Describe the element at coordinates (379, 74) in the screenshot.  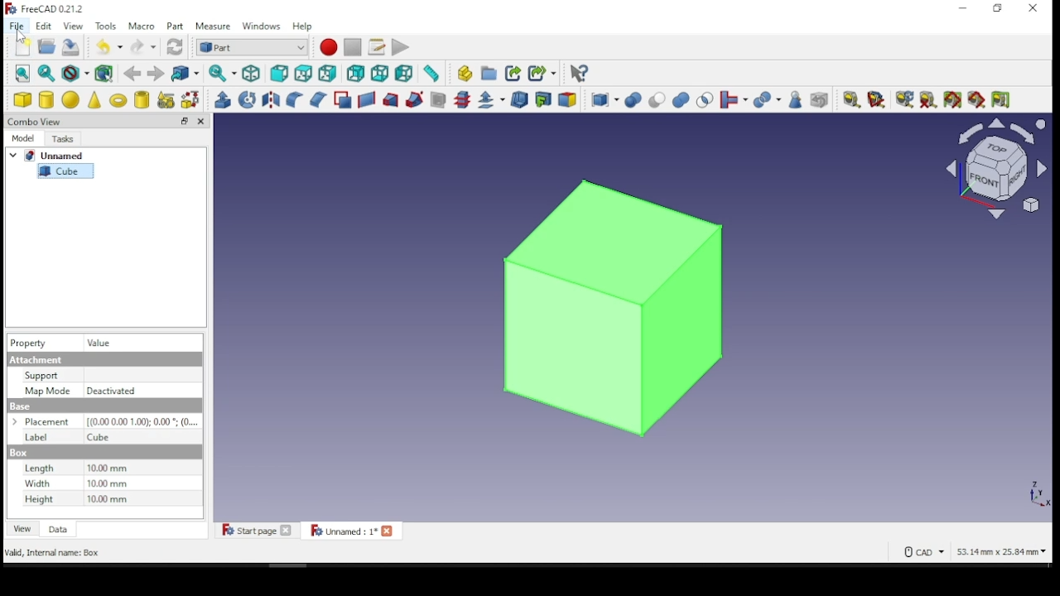
I see `bottom` at that location.